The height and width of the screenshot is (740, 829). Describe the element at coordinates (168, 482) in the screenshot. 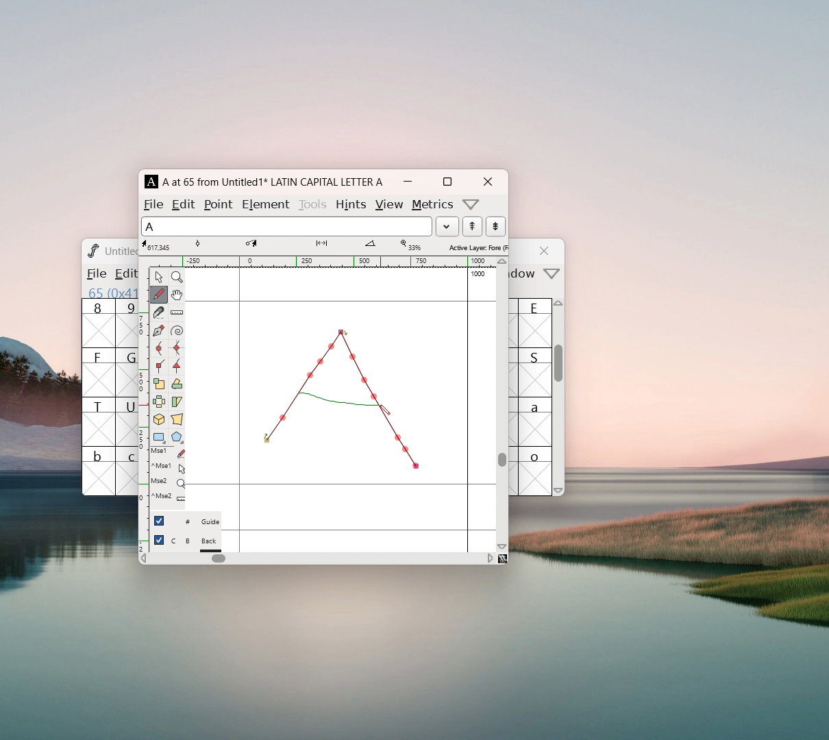

I see `Mse2` at that location.